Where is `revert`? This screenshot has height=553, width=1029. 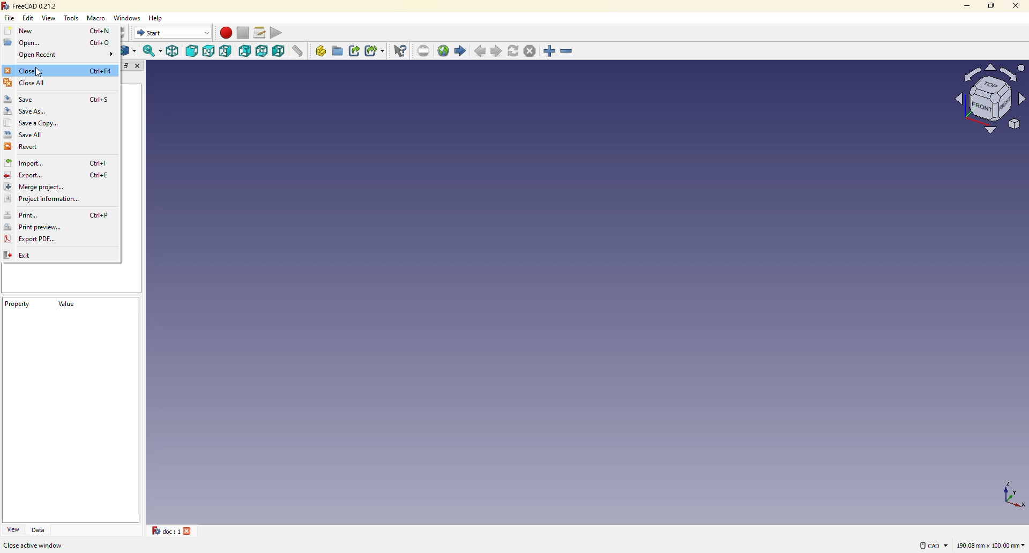 revert is located at coordinates (24, 147).